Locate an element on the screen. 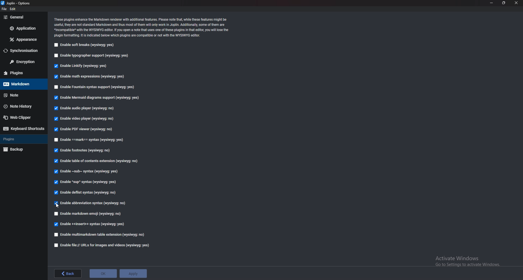  Appearance is located at coordinates (22, 39).